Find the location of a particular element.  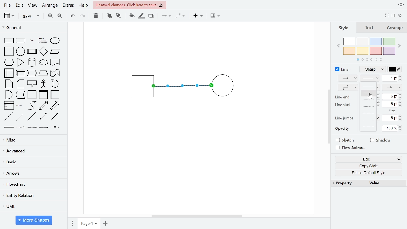

bidirectional arrow is located at coordinates (43, 106).